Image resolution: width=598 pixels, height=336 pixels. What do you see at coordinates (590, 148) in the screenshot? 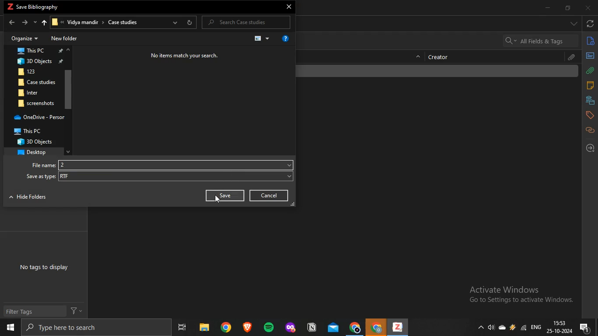
I see `locate` at bounding box center [590, 148].